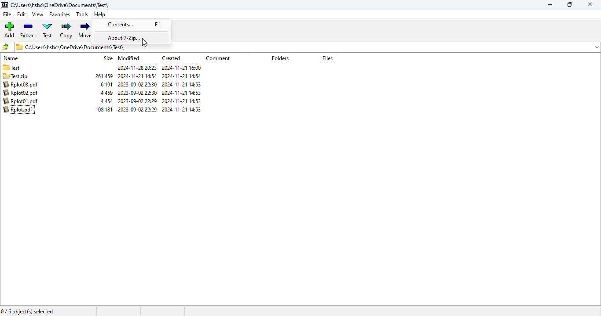 The width and height of the screenshot is (601, 316). Describe the element at coordinates (21, 85) in the screenshot. I see `Rplot03.pdf ` at that location.